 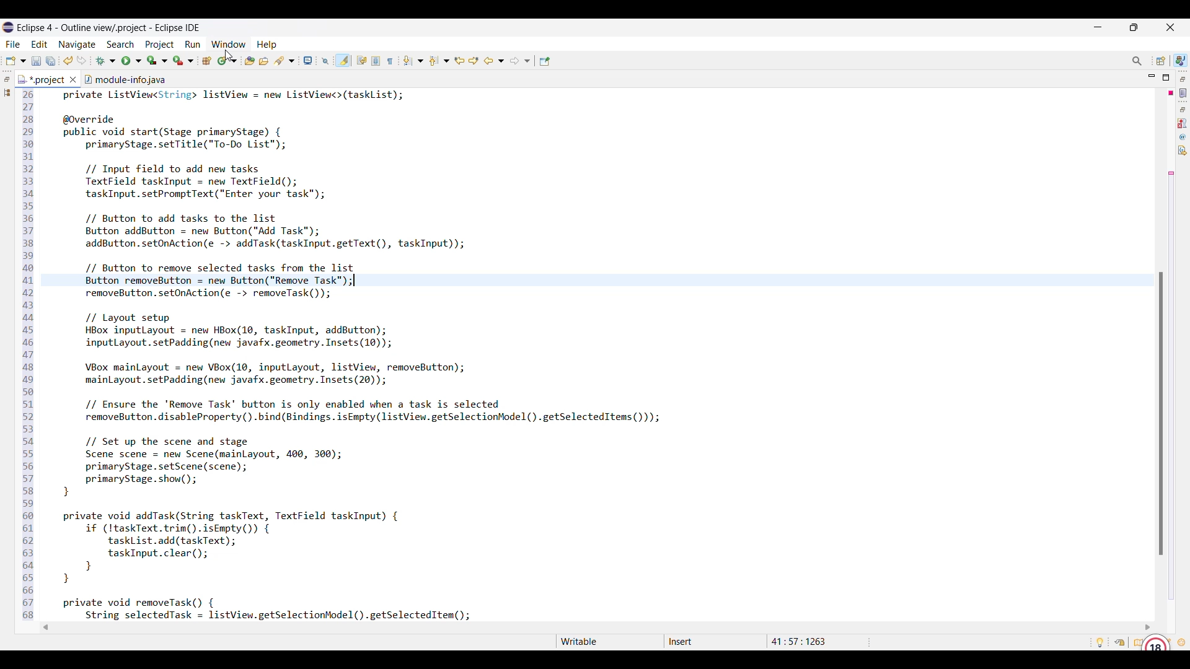 What do you see at coordinates (15, 61) in the screenshot?
I see `New options` at bounding box center [15, 61].